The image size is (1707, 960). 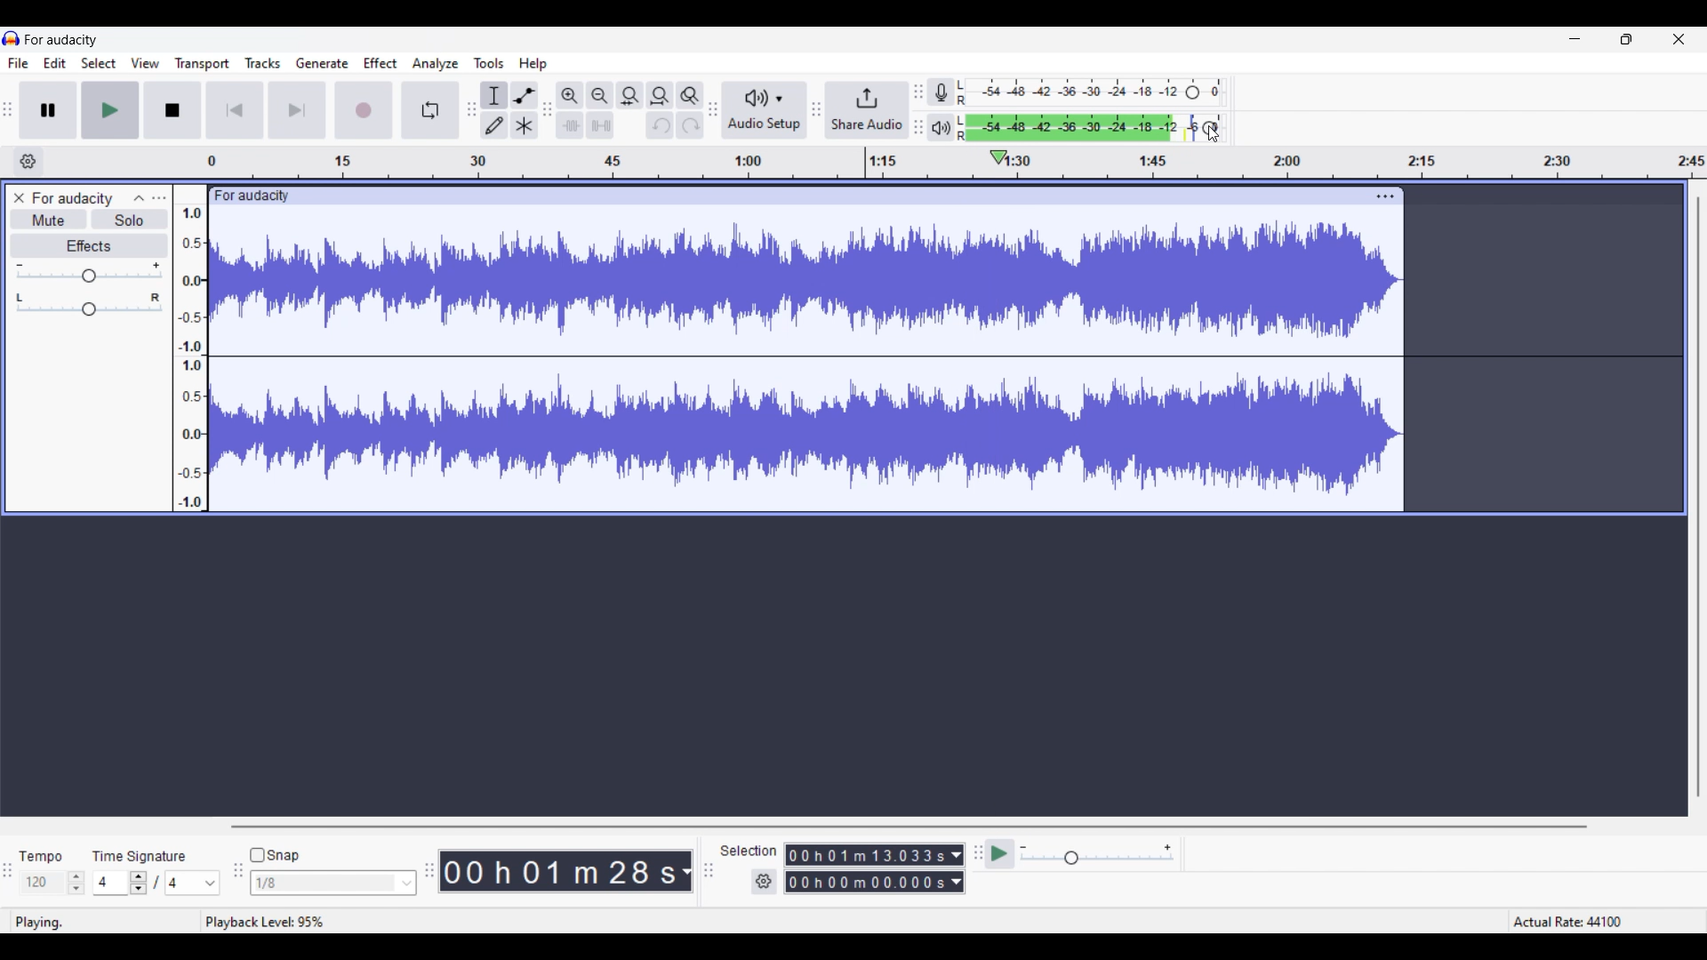 I want to click on Generate menu, so click(x=323, y=63).